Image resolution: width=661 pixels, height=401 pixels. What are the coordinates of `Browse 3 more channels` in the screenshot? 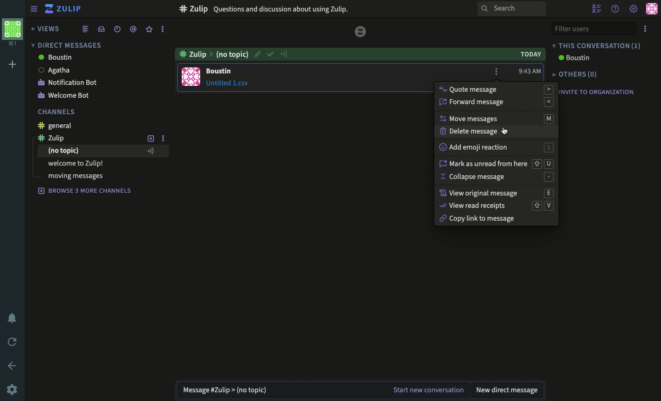 It's located at (85, 191).